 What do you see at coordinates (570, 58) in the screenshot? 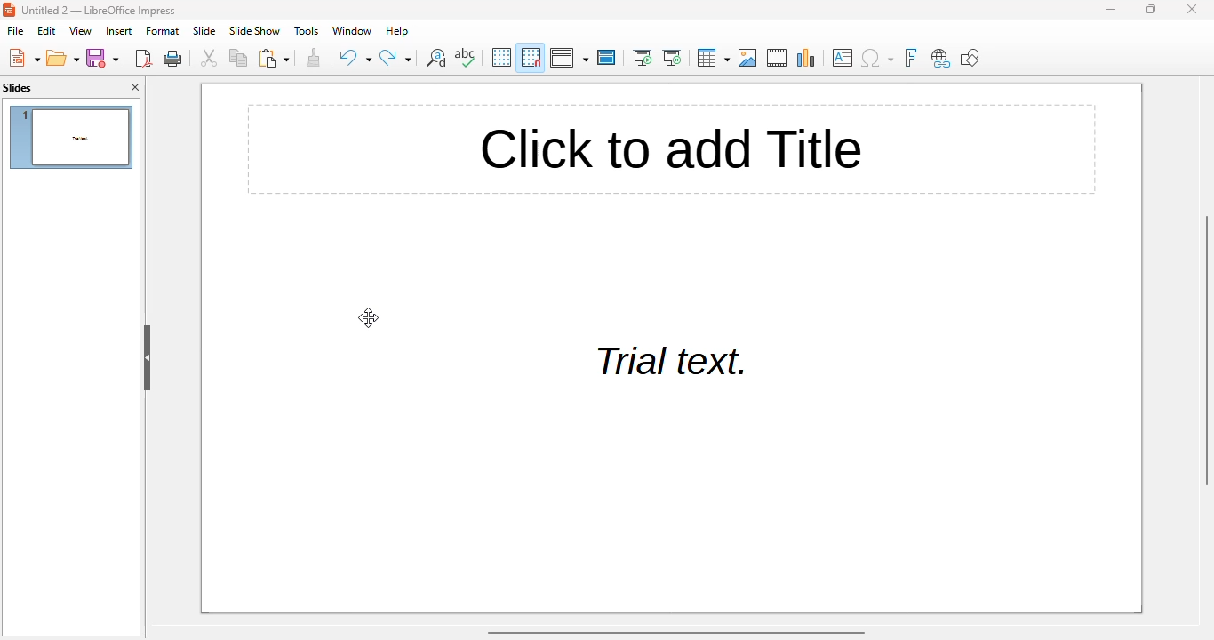
I see `display views` at bounding box center [570, 58].